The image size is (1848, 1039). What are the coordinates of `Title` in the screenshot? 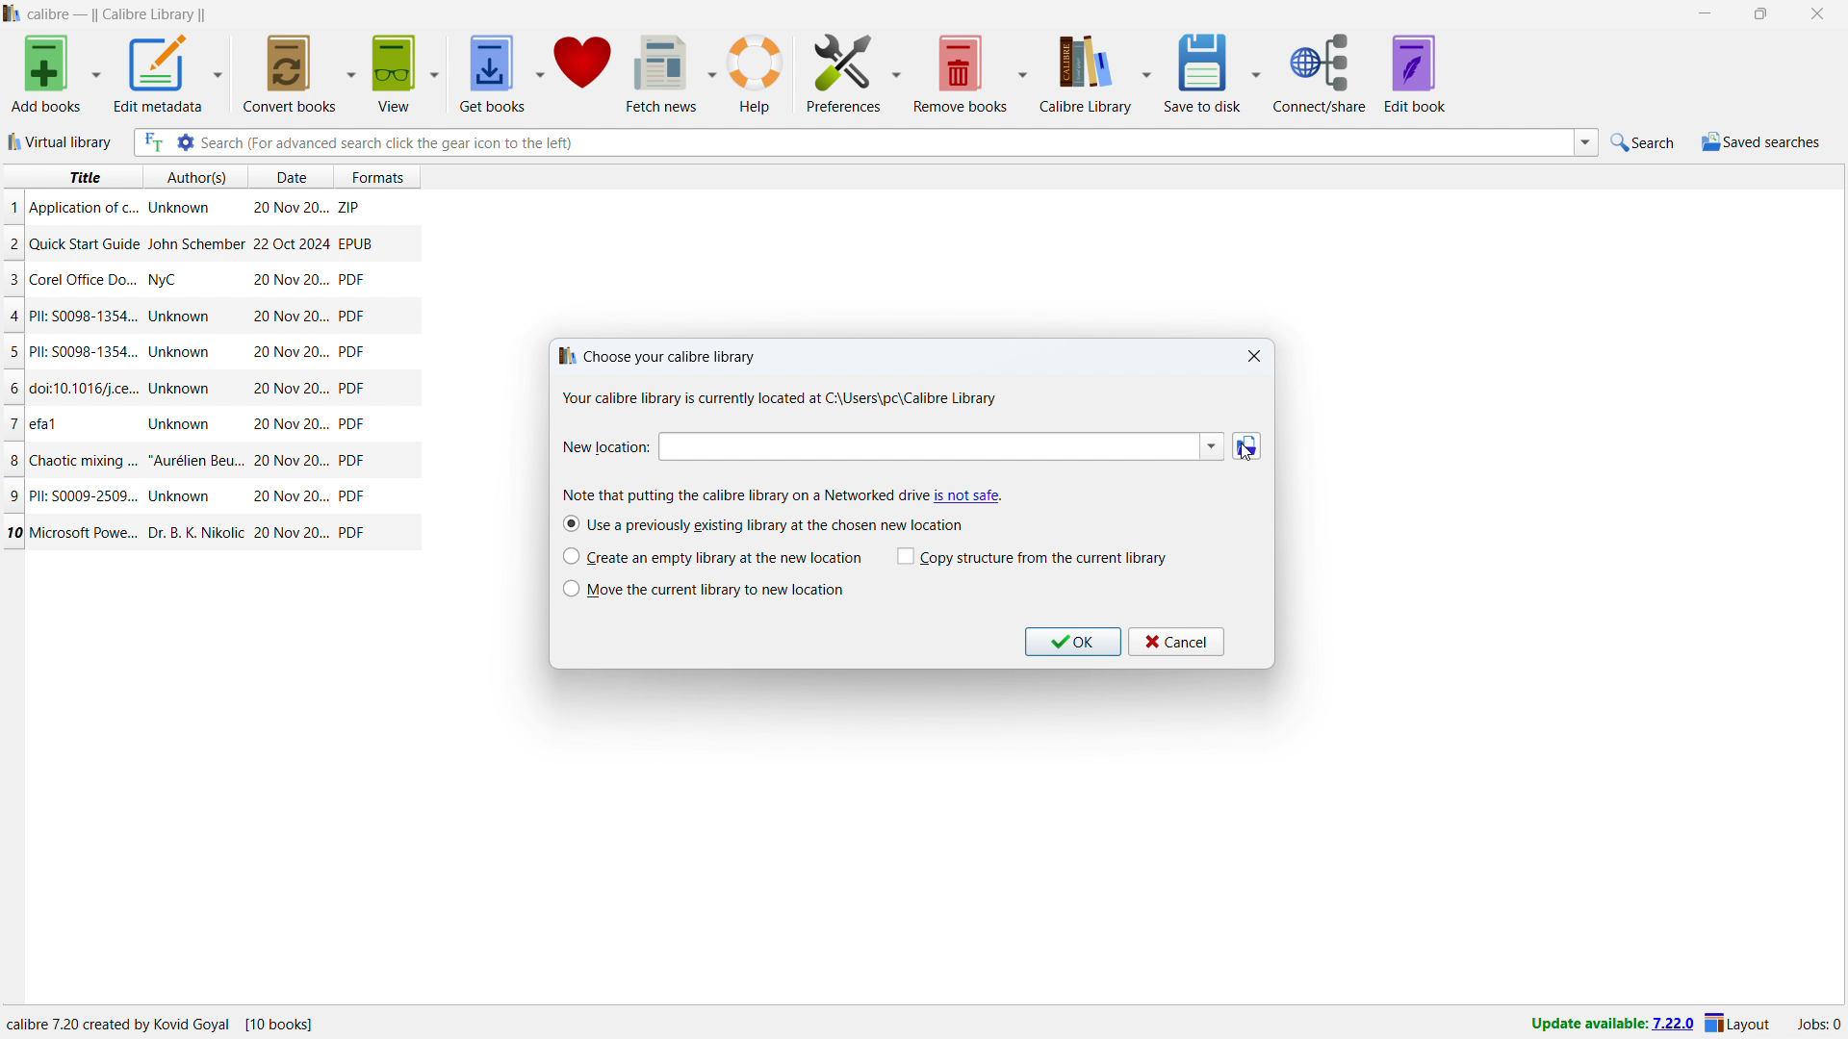 It's located at (84, 459).